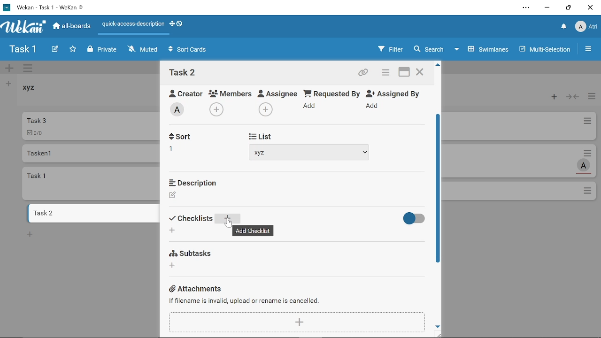 The height and width of the screenshot is (338, 601). What do you see at coordinates (364, 74) in the screenshot?
I see `Copy card link to clipboard` at bounding box center [364, 74].